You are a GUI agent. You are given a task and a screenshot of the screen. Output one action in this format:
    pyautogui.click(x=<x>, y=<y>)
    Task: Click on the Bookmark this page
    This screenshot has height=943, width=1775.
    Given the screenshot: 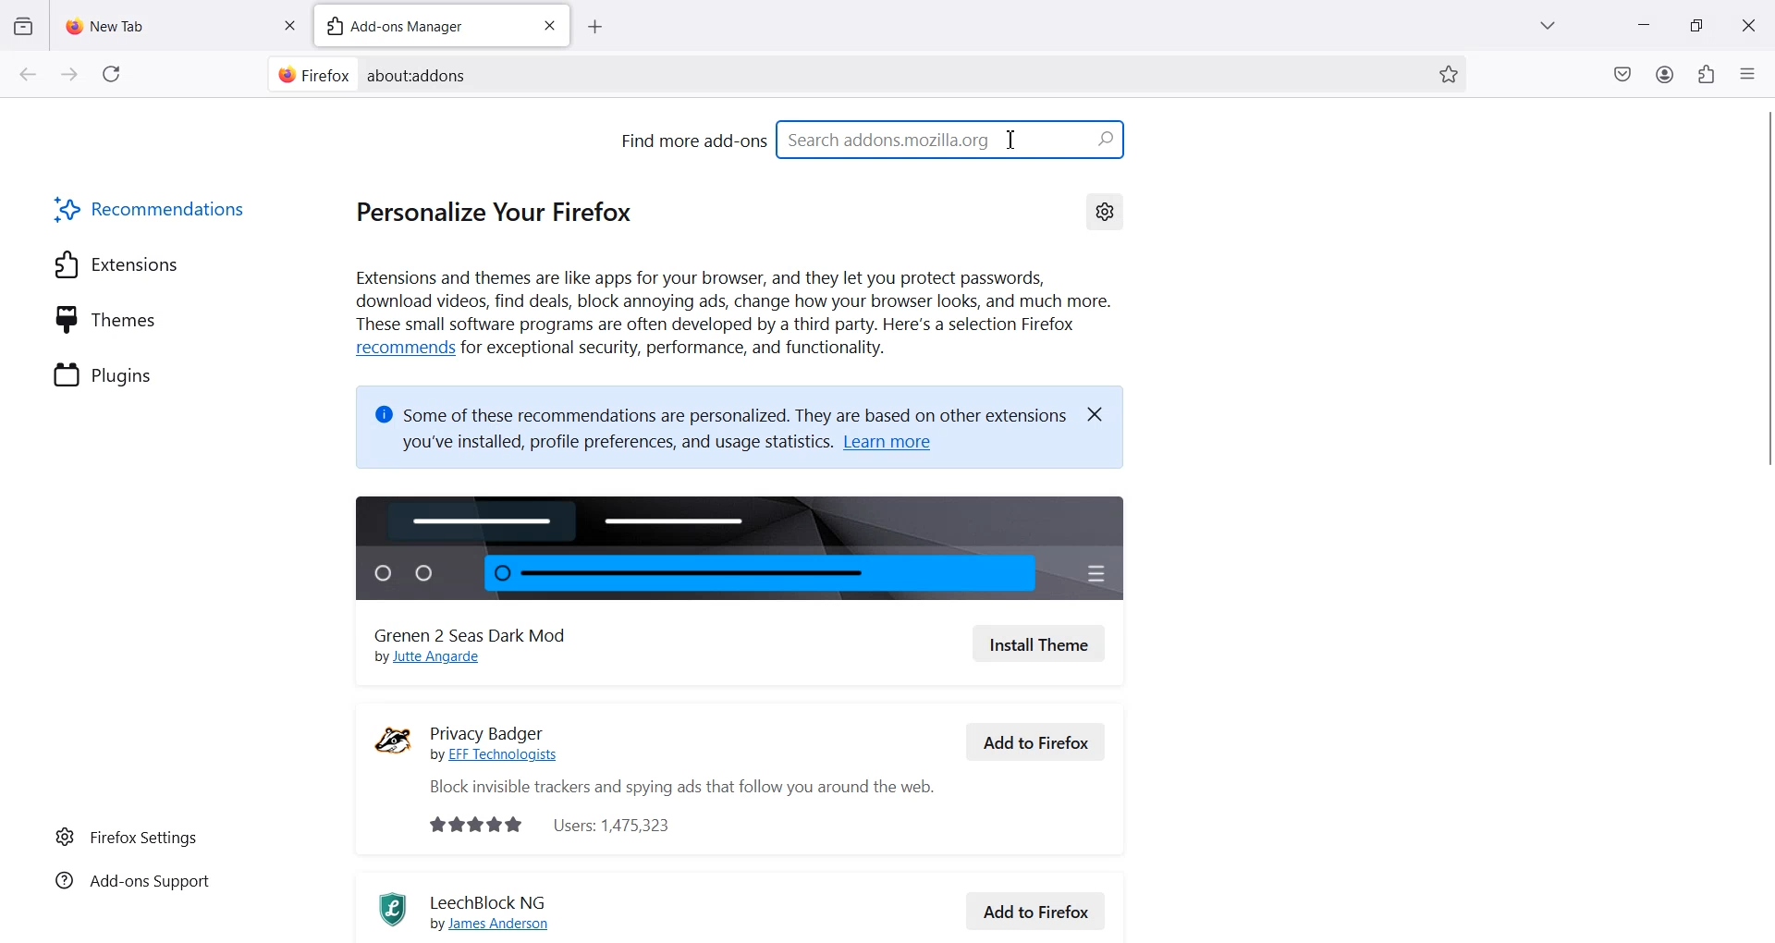 What is the action you would take?
    pyautogui.click(x=1448, y=74)
    